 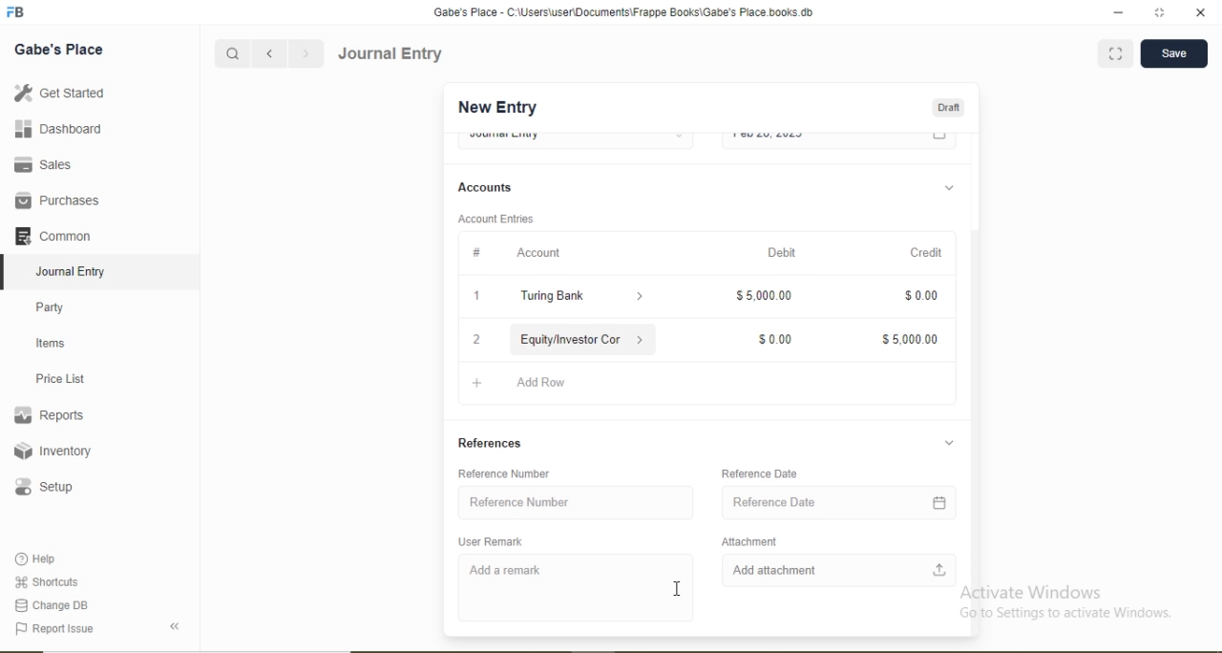 I want to click on Journal Entry, so click(x=73, y=272).